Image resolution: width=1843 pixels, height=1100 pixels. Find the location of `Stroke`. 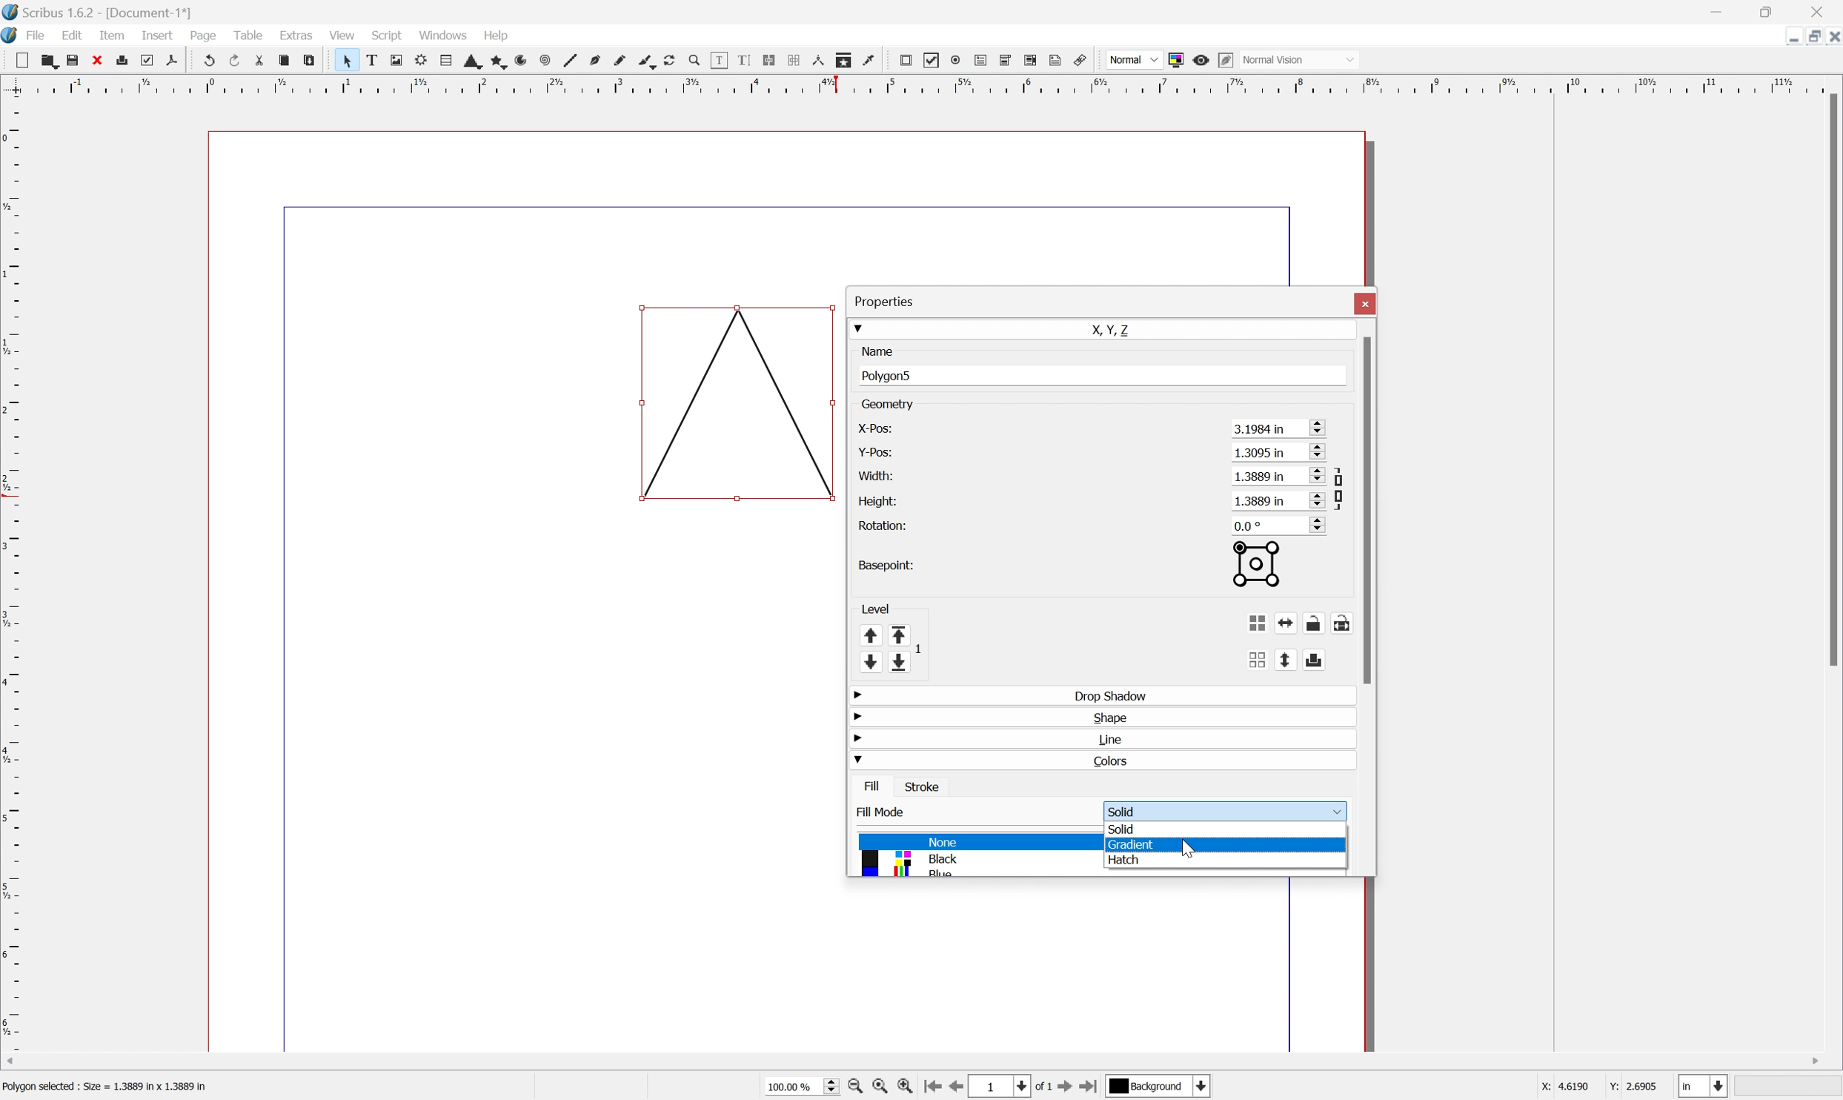

Stroke is located at coordinates (922, 786).